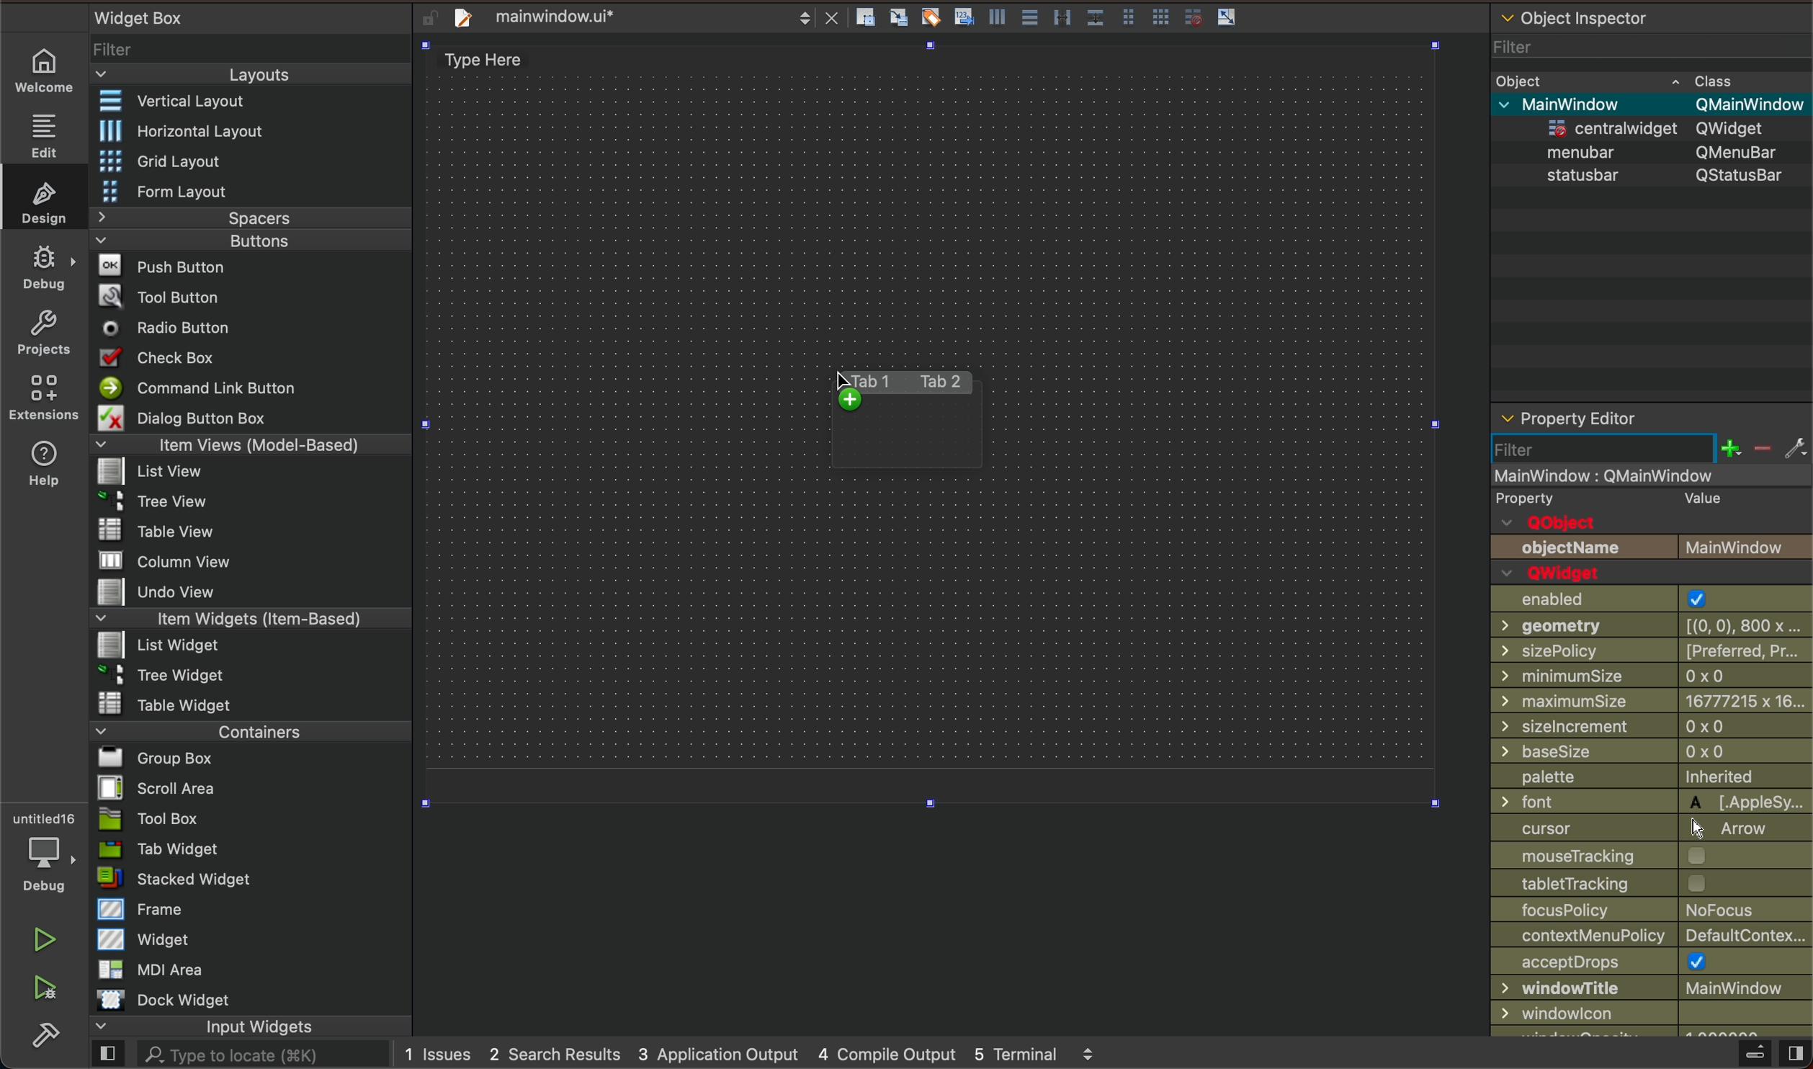 This screenshot has width=1813, height=1069. Describe the element at coordinates (1654, 625) in the screenshot. I see `geometry` at that location.